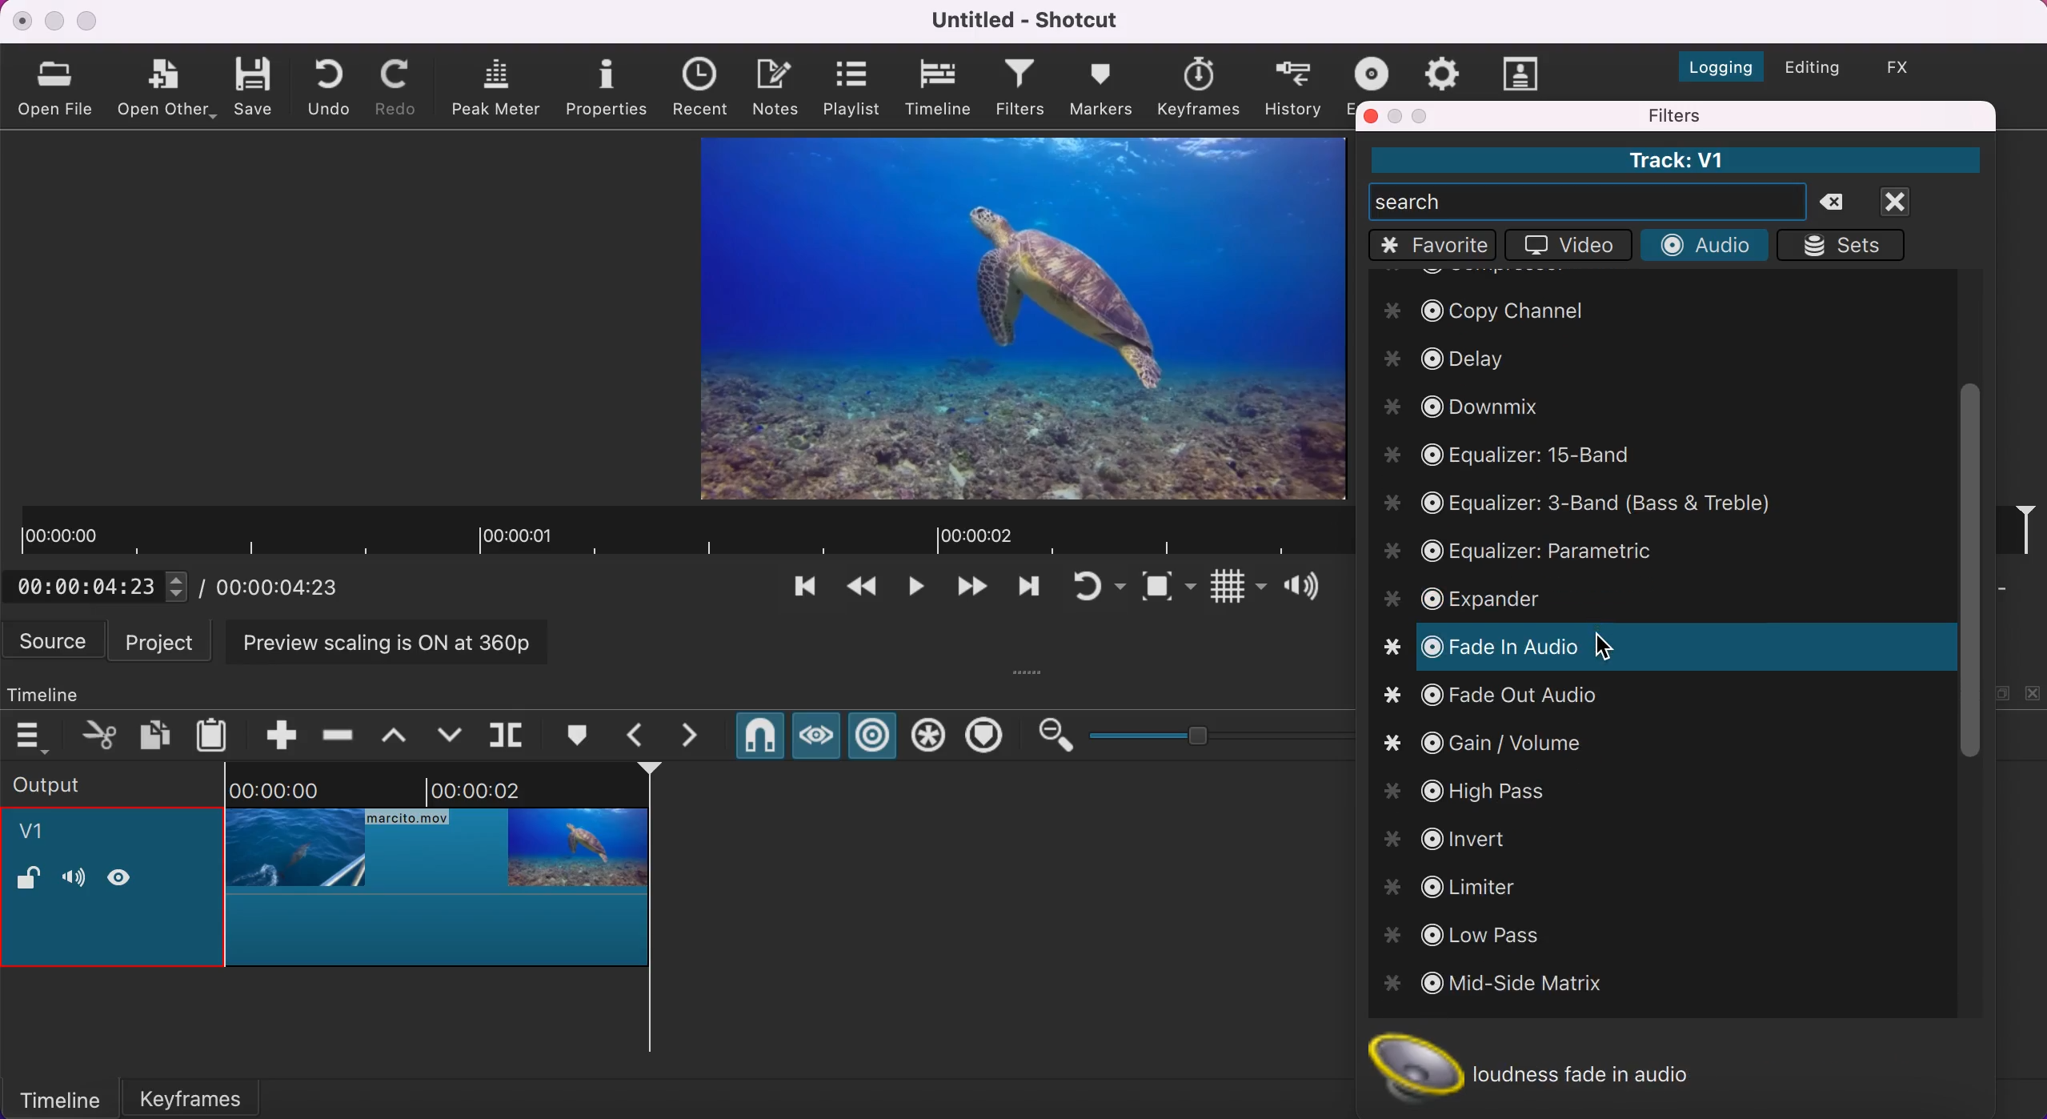  I want to click on paste, so click(216, 732).